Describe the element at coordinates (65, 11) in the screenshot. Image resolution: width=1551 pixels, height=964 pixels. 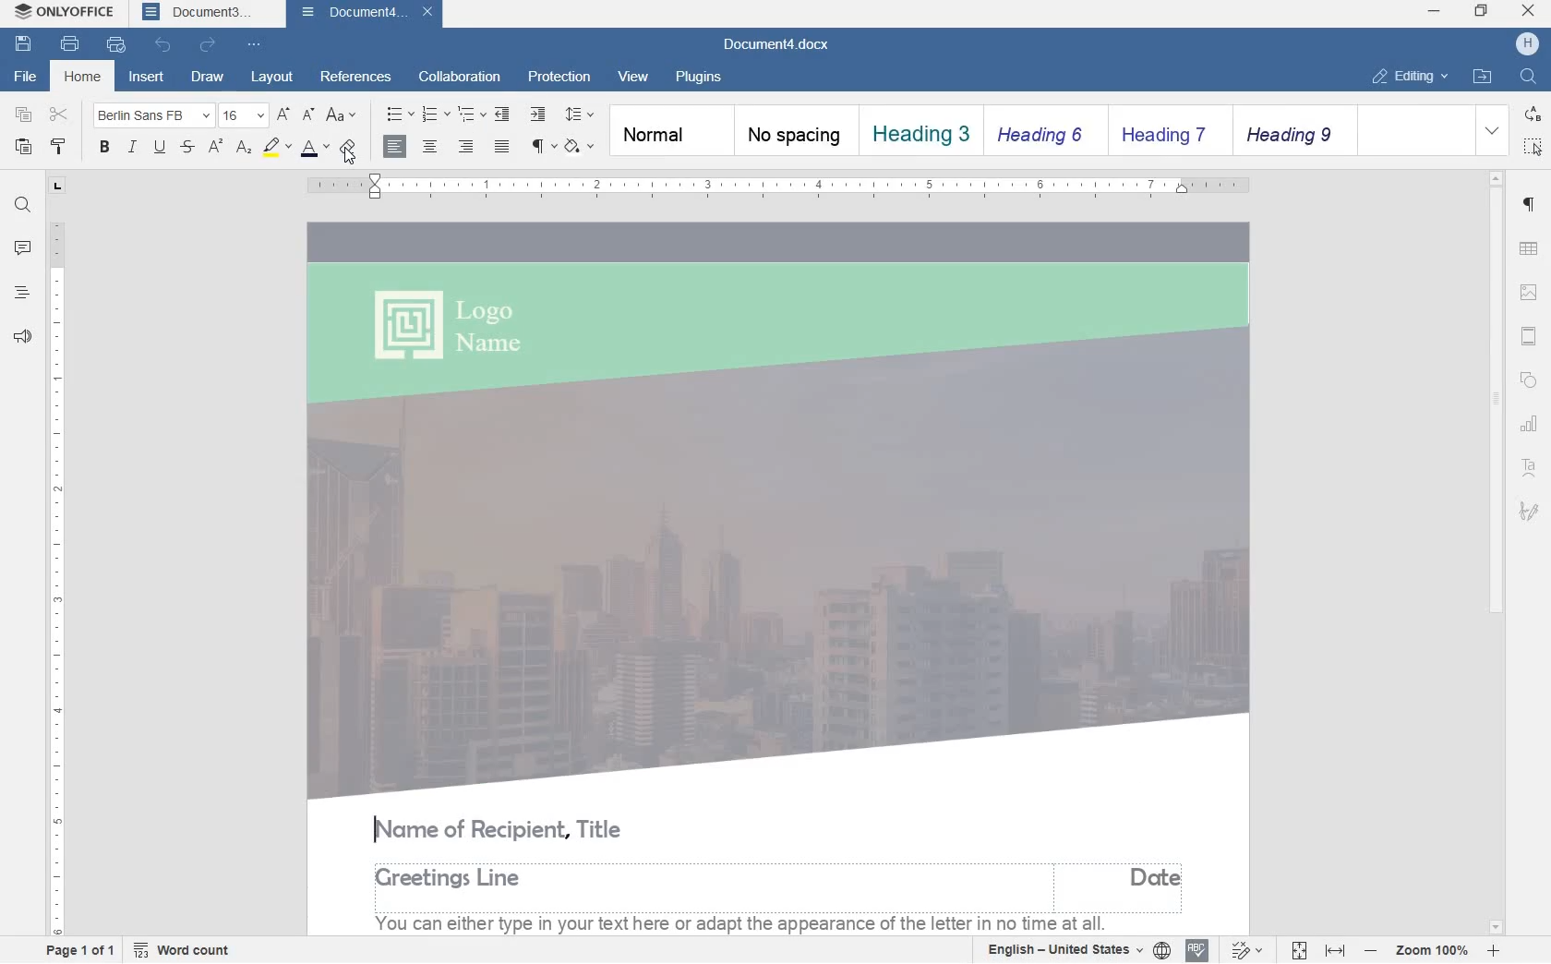
I see `onlyoffice` at that location.